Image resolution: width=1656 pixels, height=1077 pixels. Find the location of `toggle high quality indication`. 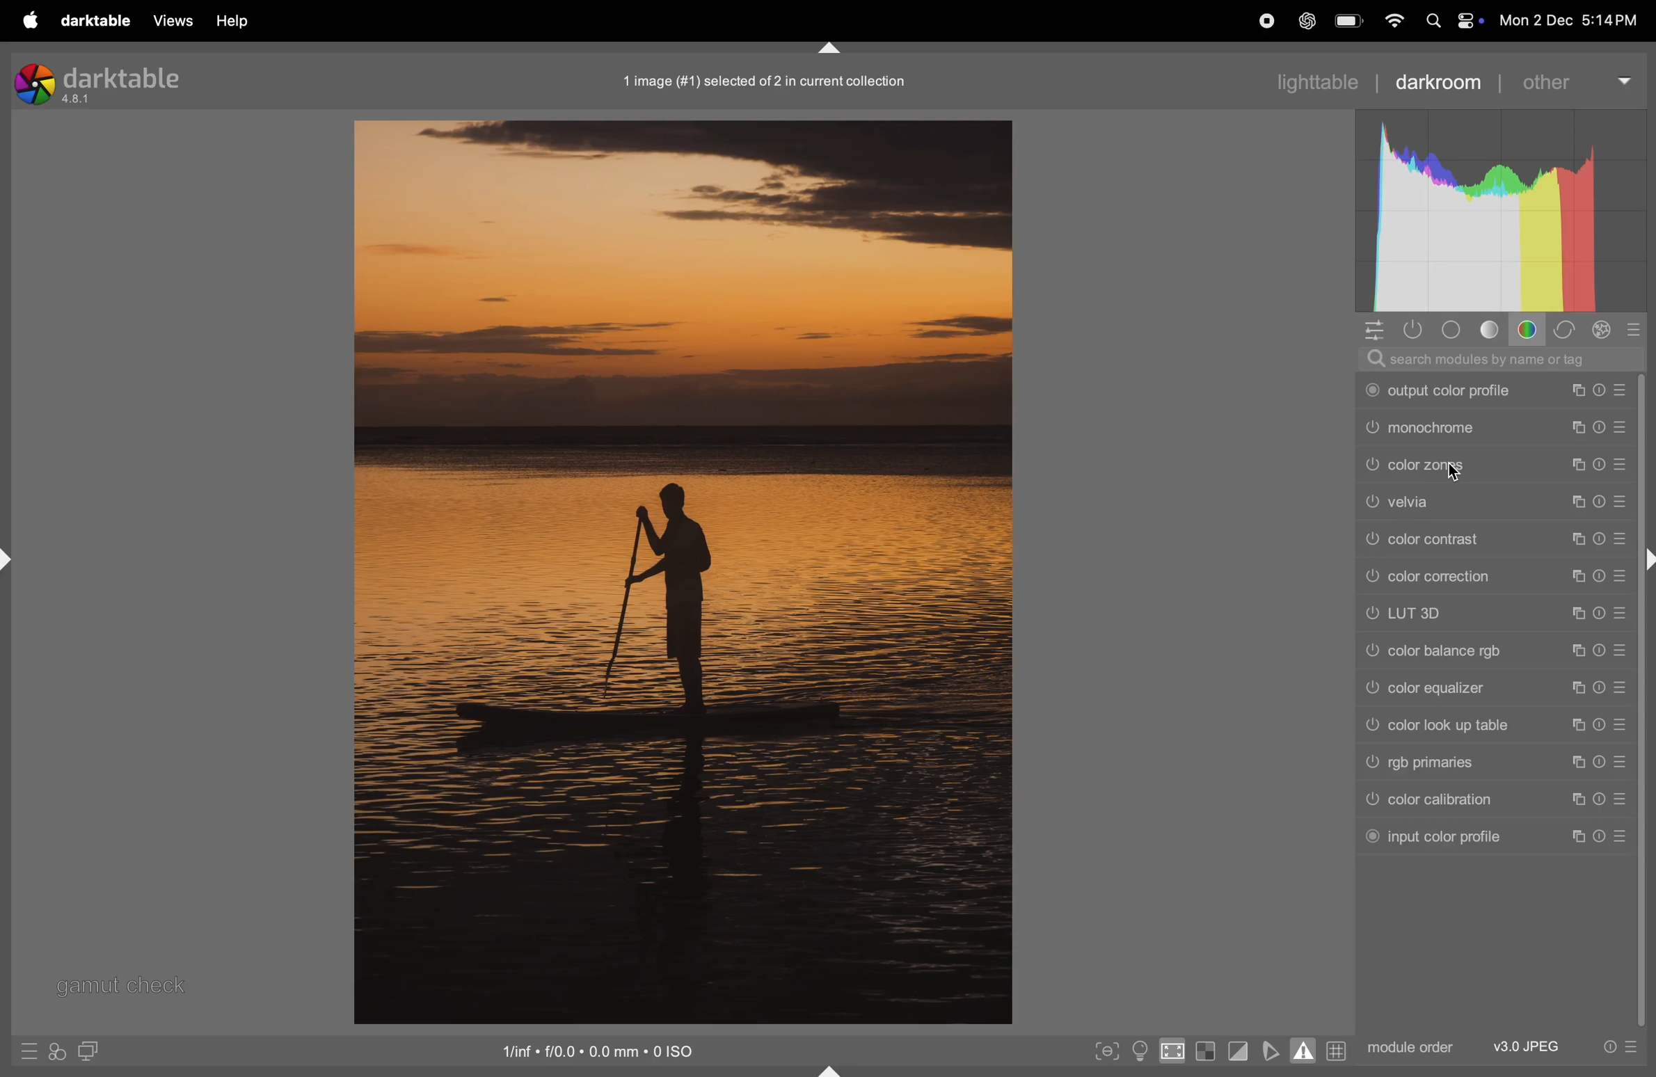

toggle high quality indication is located at coordinates (1172, 1052).